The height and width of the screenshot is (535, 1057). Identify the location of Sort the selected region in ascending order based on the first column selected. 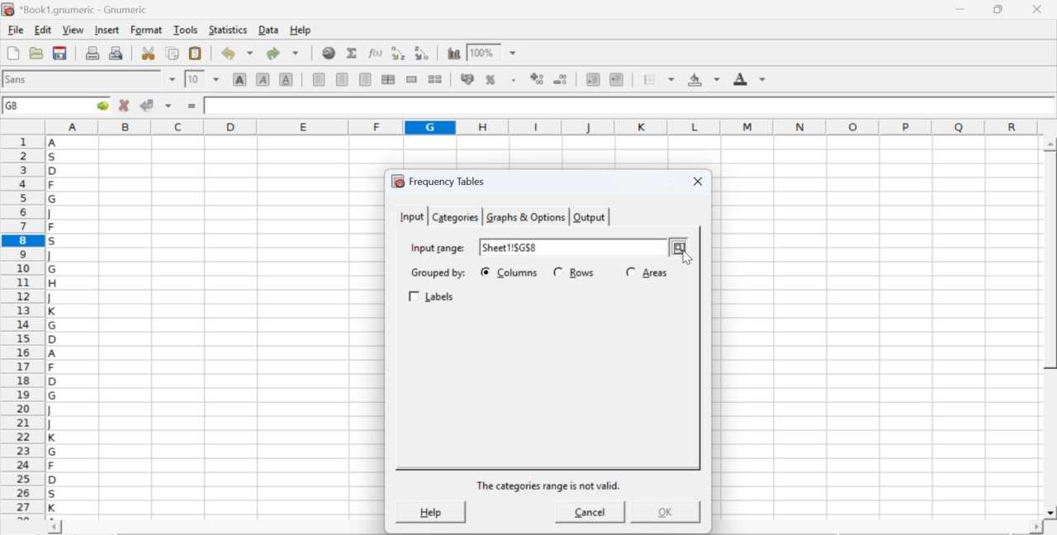
(401, 53).